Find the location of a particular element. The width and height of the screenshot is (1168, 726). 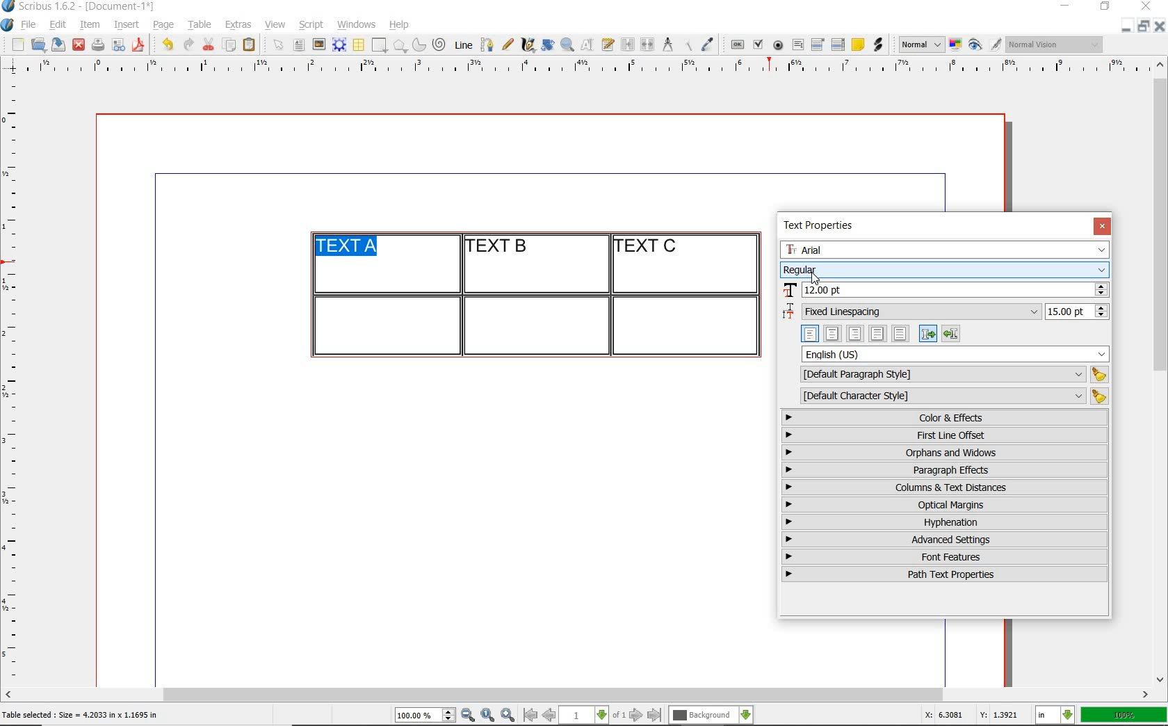

orphans & windows is located at coordinates (943, 453).